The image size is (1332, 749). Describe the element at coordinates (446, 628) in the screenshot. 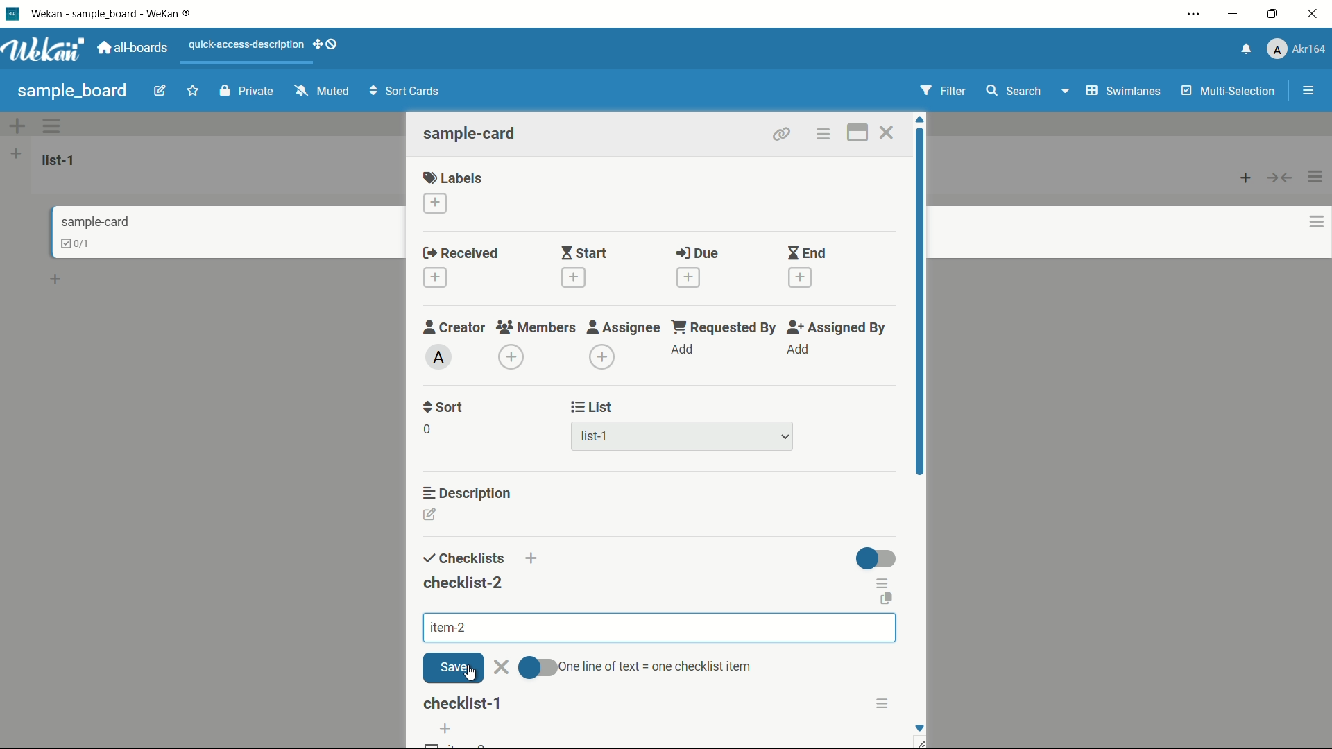

I see `item-2` at that location.